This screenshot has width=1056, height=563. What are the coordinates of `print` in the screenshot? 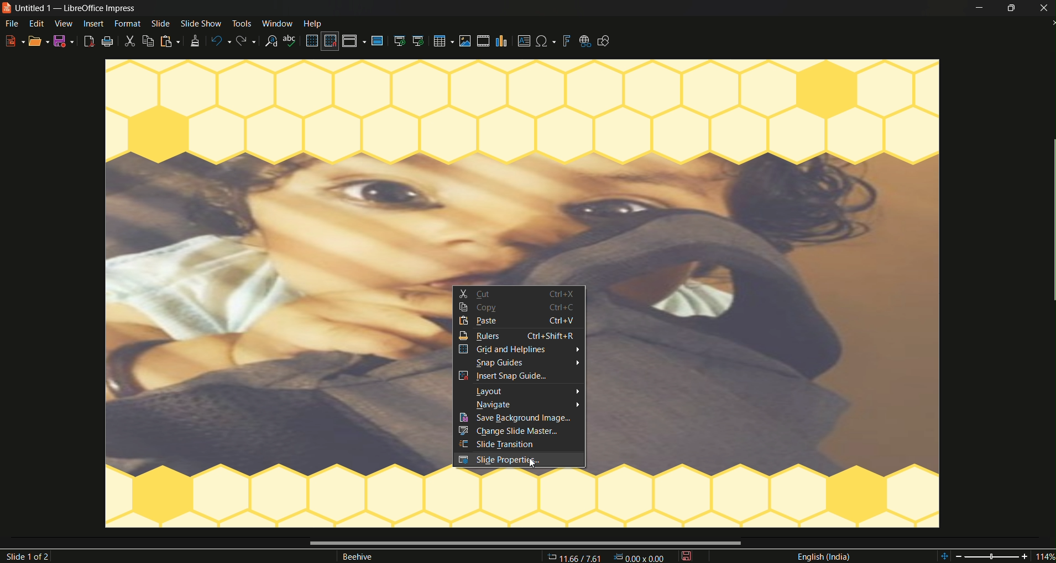 It's located at (108, 41).